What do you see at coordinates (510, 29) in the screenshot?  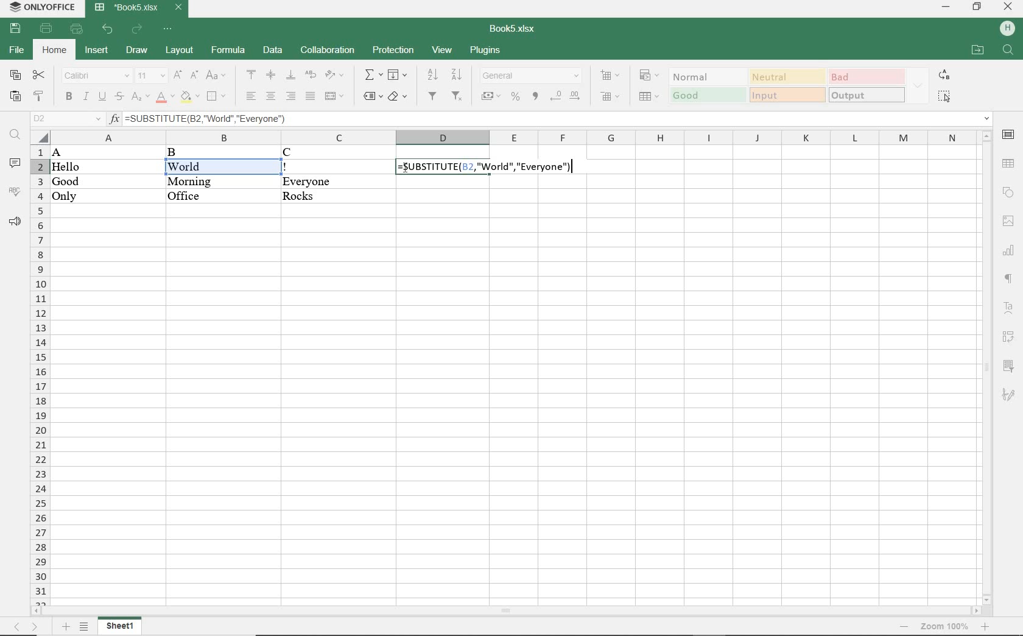 I see `document name` at bounding box center [510, 29].